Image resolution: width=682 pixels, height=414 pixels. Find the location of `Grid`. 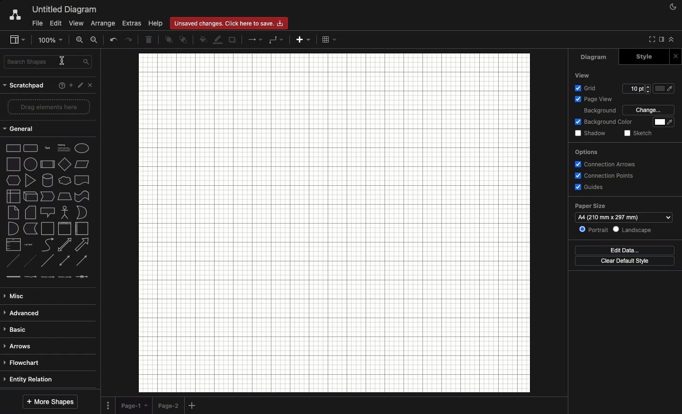

Grid is located at coordinates (586, 87).